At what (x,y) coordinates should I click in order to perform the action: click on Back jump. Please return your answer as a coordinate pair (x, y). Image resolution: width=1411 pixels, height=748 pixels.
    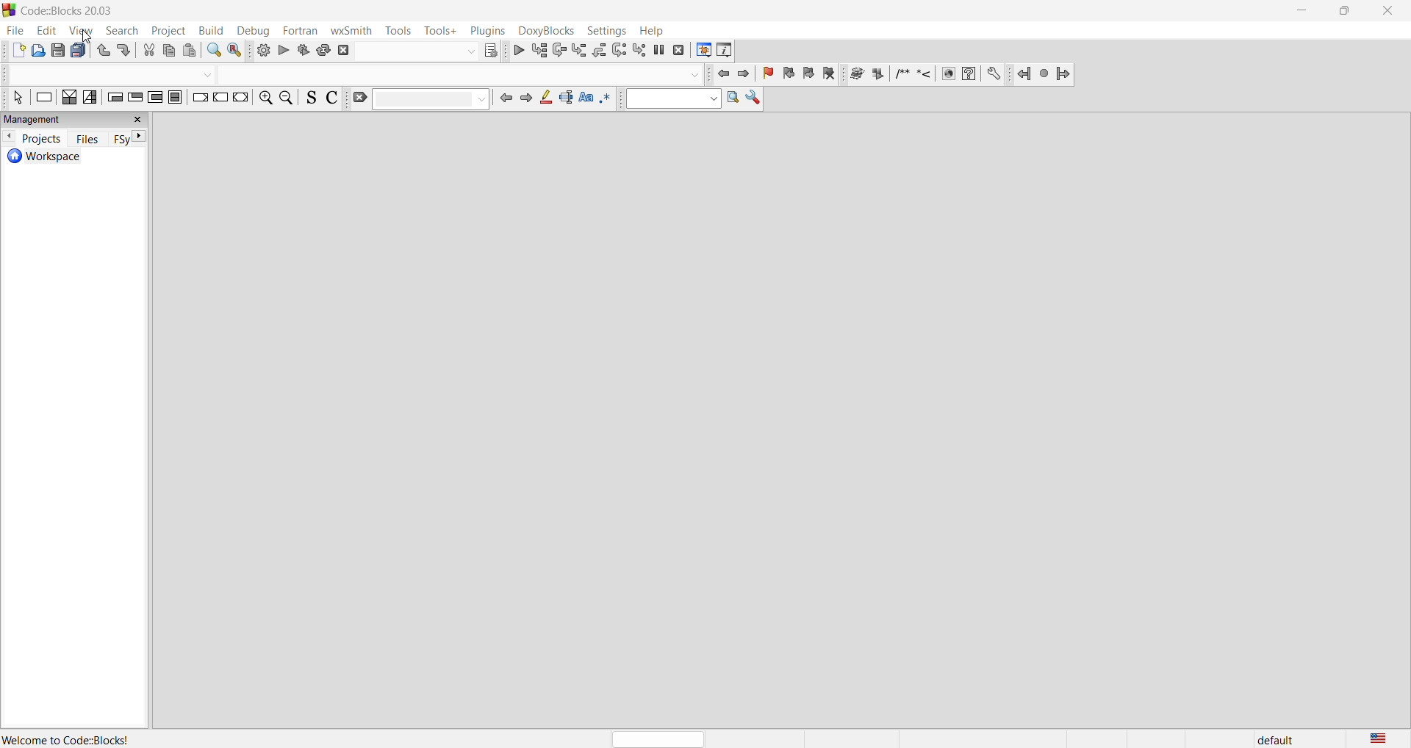
    Looking at the image, I should click on (1023, 75).